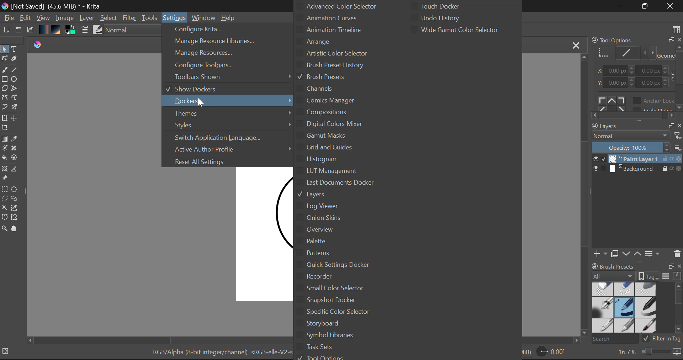 The image size is (683, 360). Describe the element at coordinates (636, 338) in the screenshot. I see `Brush Presets Search` at that location.